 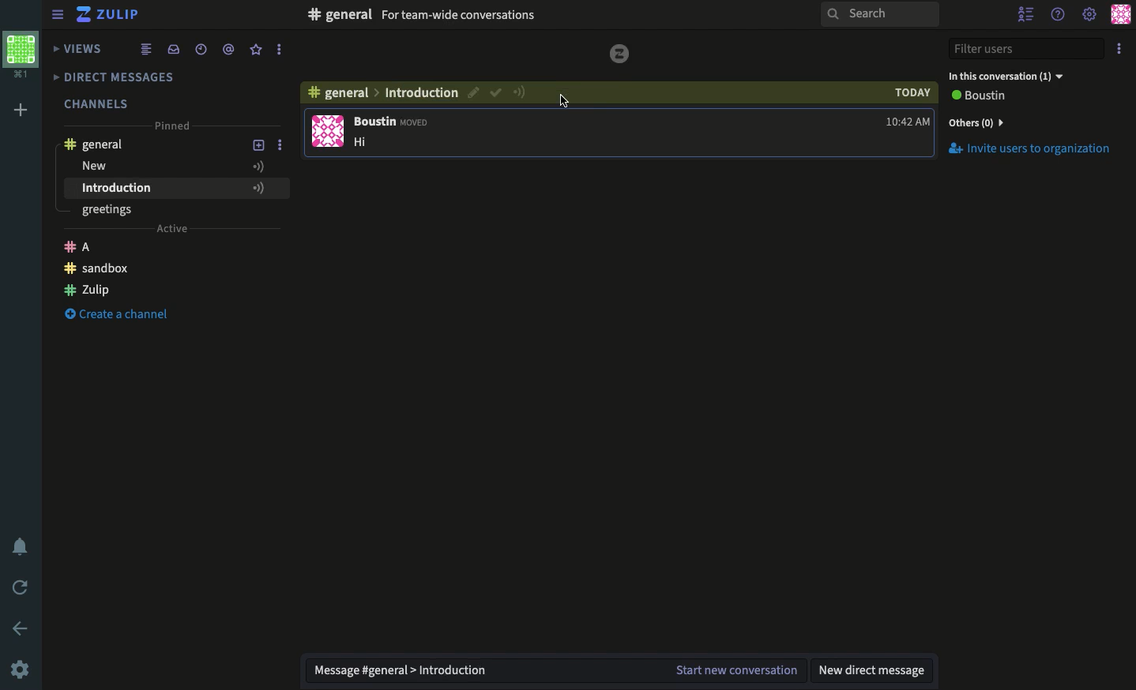 I want to click on View all users, so click(x=990, y=97).